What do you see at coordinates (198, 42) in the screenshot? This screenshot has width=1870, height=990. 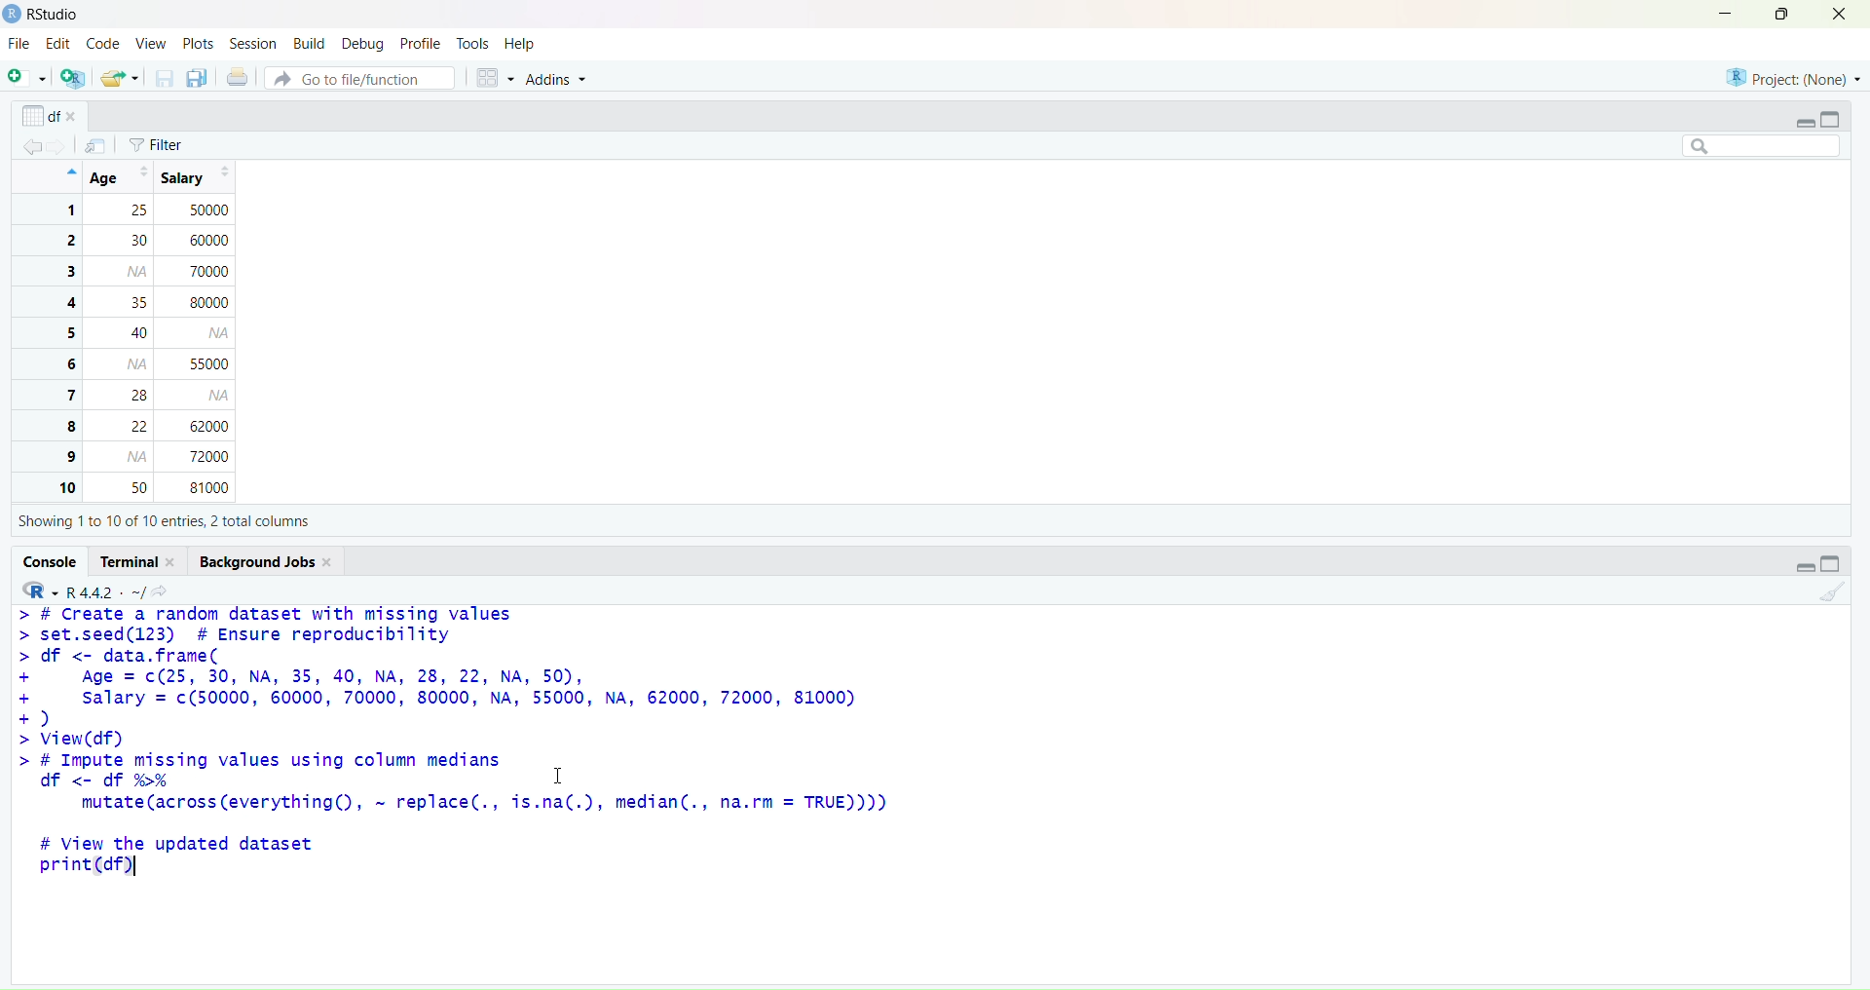 I see `plots` at bounding box center [198, 42].